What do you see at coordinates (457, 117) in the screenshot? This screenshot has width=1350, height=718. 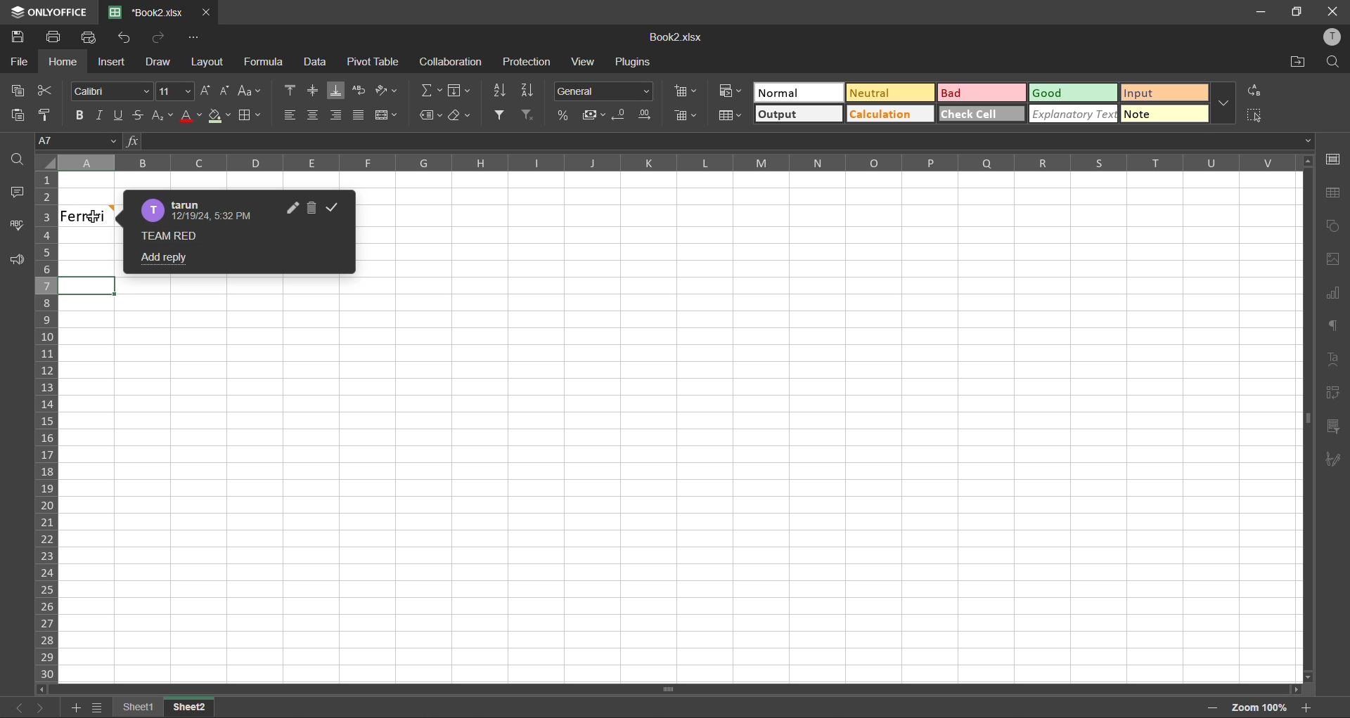 I see `clear` at bounding box center [457, 117].